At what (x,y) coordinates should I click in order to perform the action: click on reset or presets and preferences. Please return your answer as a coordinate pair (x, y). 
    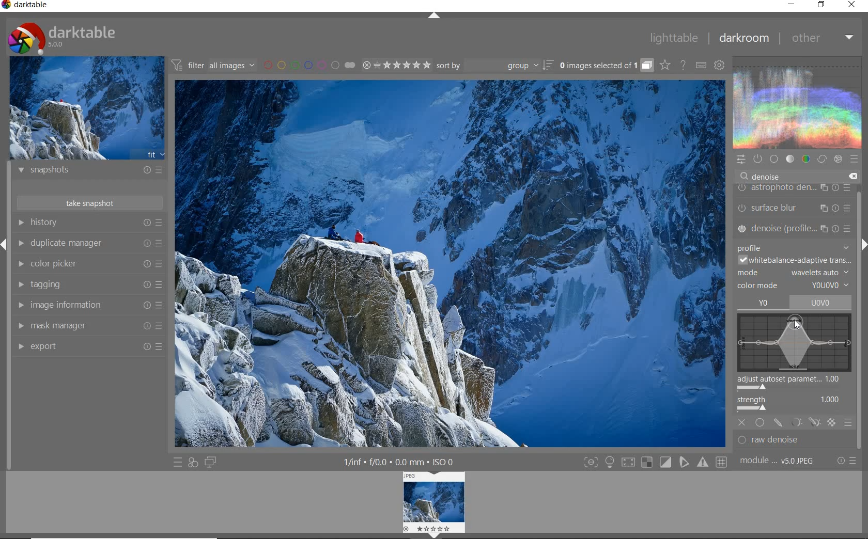
    Looking at the image, I should click on (848, 461).